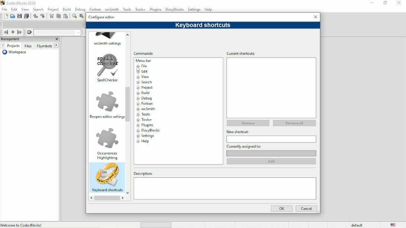  I want to click on Configure editor, so click(102, 16).